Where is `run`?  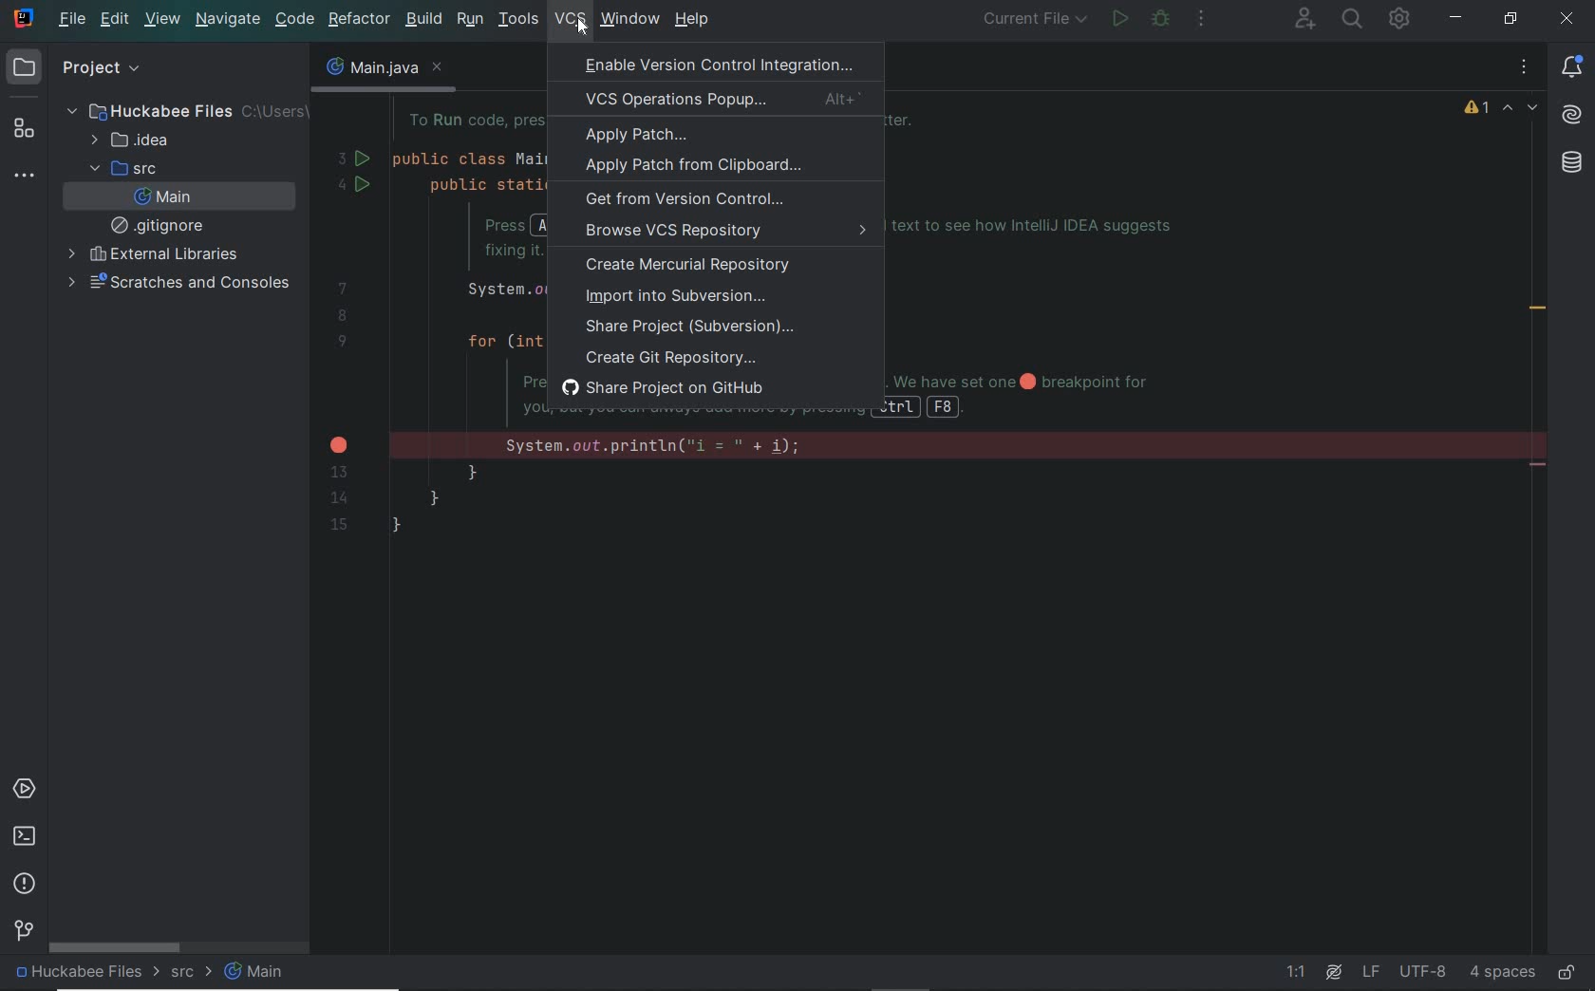 run is located at coordinates (469, 21).